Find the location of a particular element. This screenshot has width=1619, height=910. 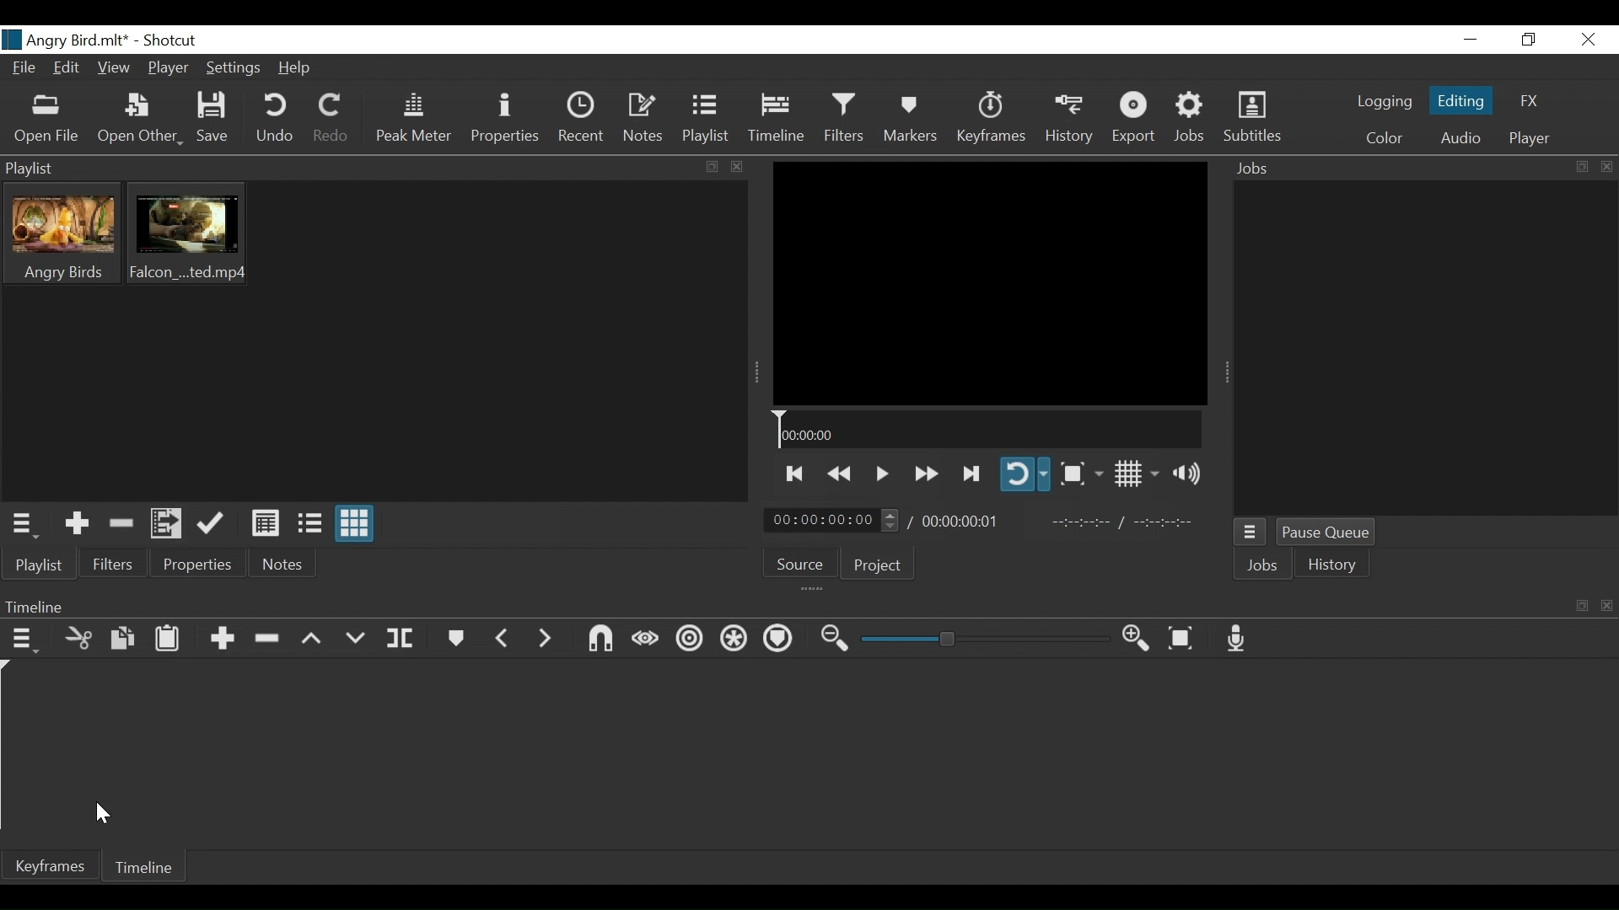

Zoom timeline to fit is located at coordinates (1181, 639).